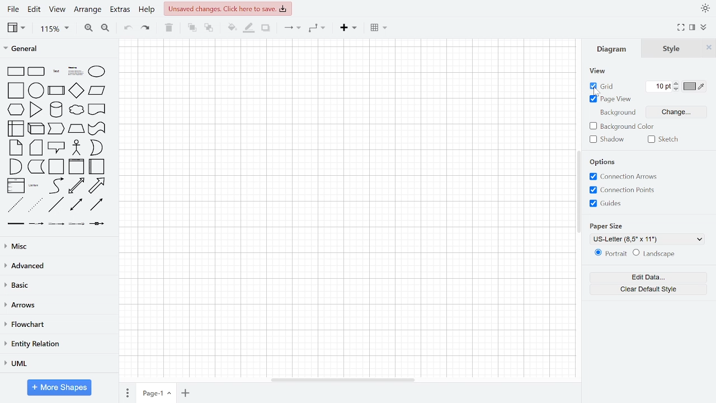 The image size is (716, 403). Describe the element at coordinates (57, 147) in the screenshot. I see `callout` at that location.